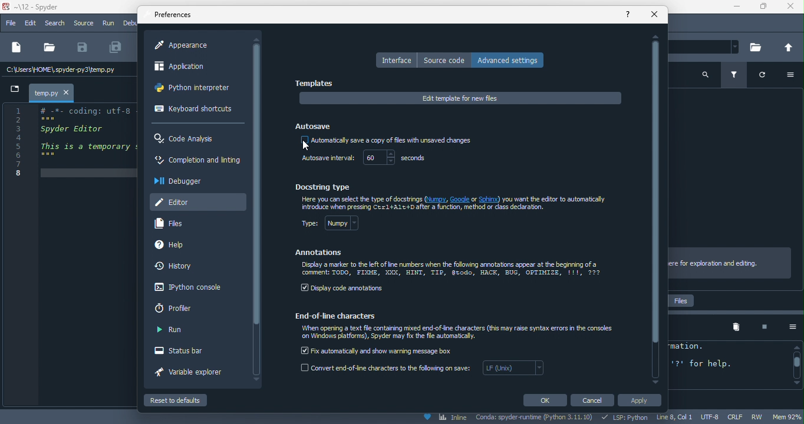 The height and width of the screenshot is (424, 804). I want to click on vertical scroll bar, so click(796, 365).